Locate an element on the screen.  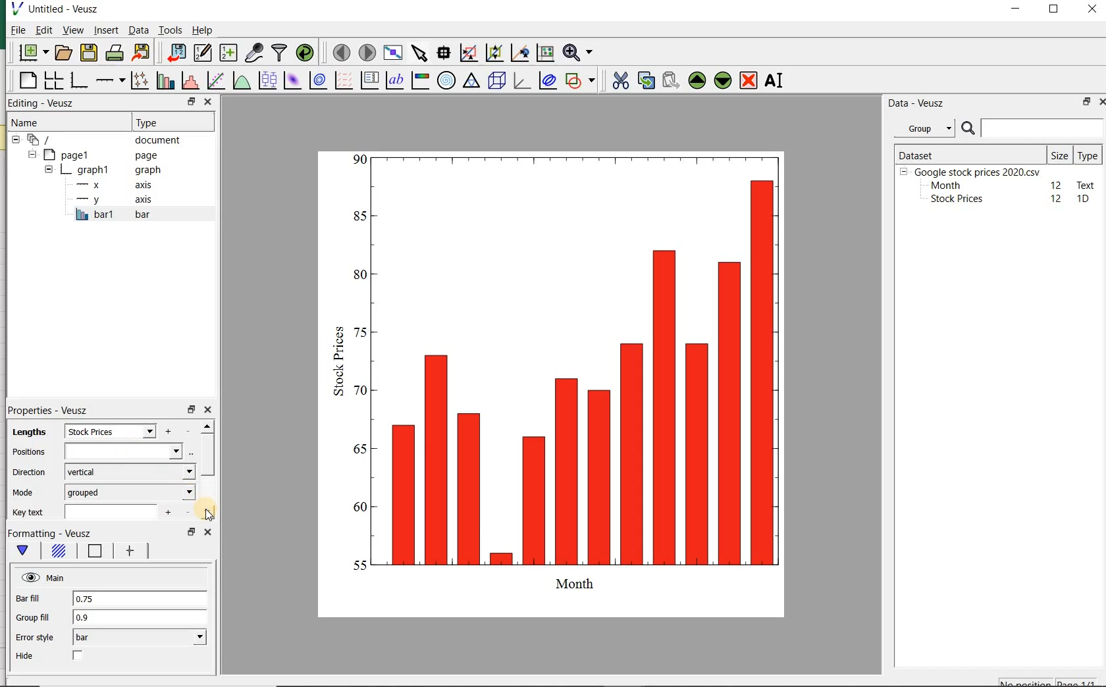
Stock prices is located at coordinates (951, 199).